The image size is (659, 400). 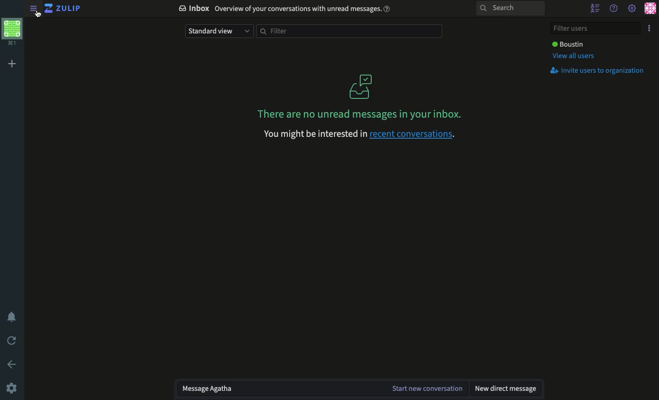 What do you see at coordinates (12, 364) in the screenshot?
I see `Back` at bounding box center [12, 364].